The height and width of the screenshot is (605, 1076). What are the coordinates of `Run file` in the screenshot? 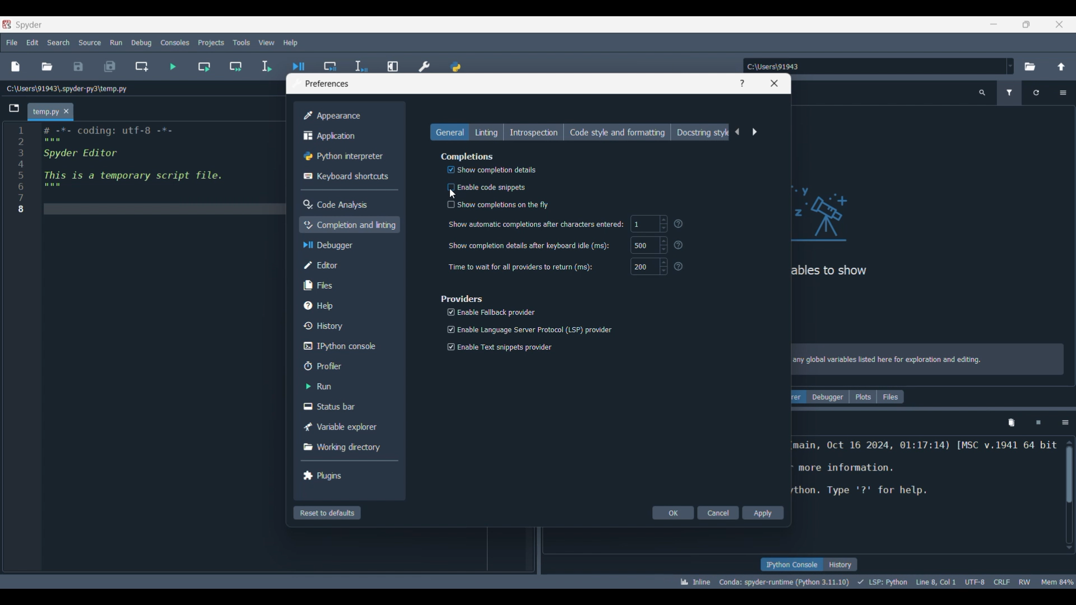 It's located at (173, 67).